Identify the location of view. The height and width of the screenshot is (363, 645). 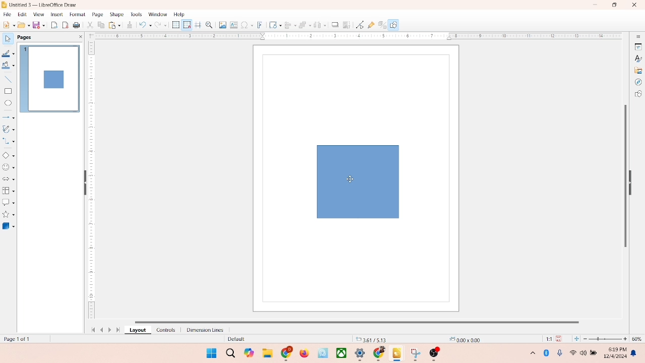
(36, 14).